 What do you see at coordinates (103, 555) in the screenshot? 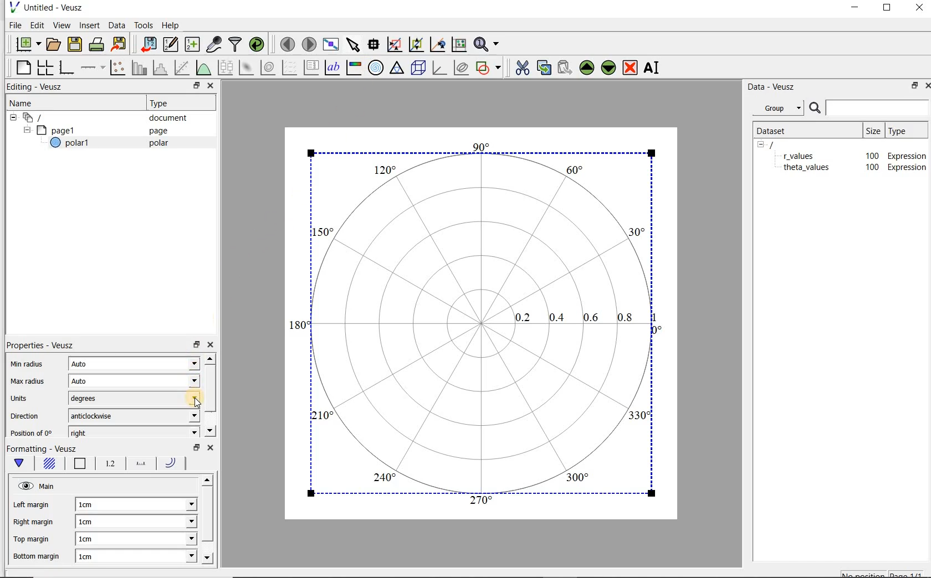
I see `1cm` at bounding box center [103, 555].